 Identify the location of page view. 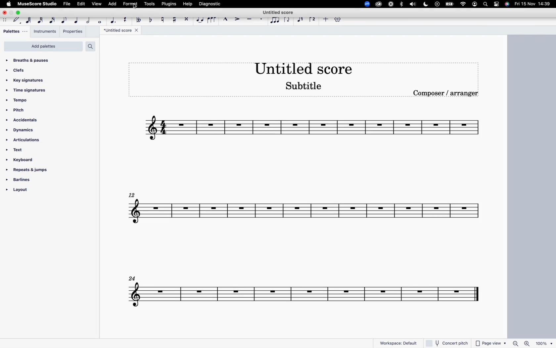
(491, 343).